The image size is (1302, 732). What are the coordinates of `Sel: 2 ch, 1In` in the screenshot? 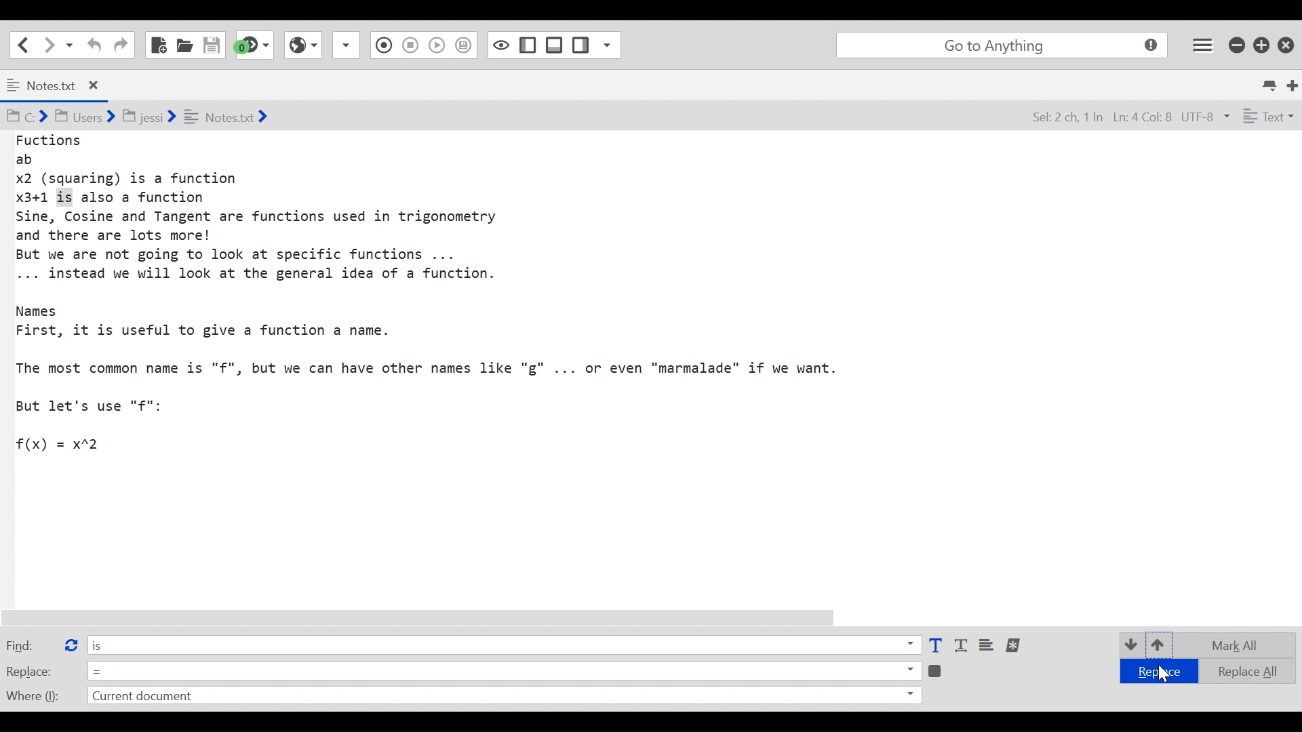 It's located at (1065, 118).